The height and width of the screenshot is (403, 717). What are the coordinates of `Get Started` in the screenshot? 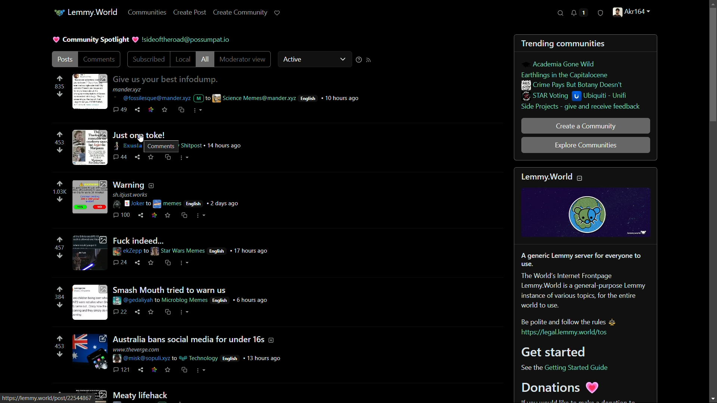 It's located at (554, 352).